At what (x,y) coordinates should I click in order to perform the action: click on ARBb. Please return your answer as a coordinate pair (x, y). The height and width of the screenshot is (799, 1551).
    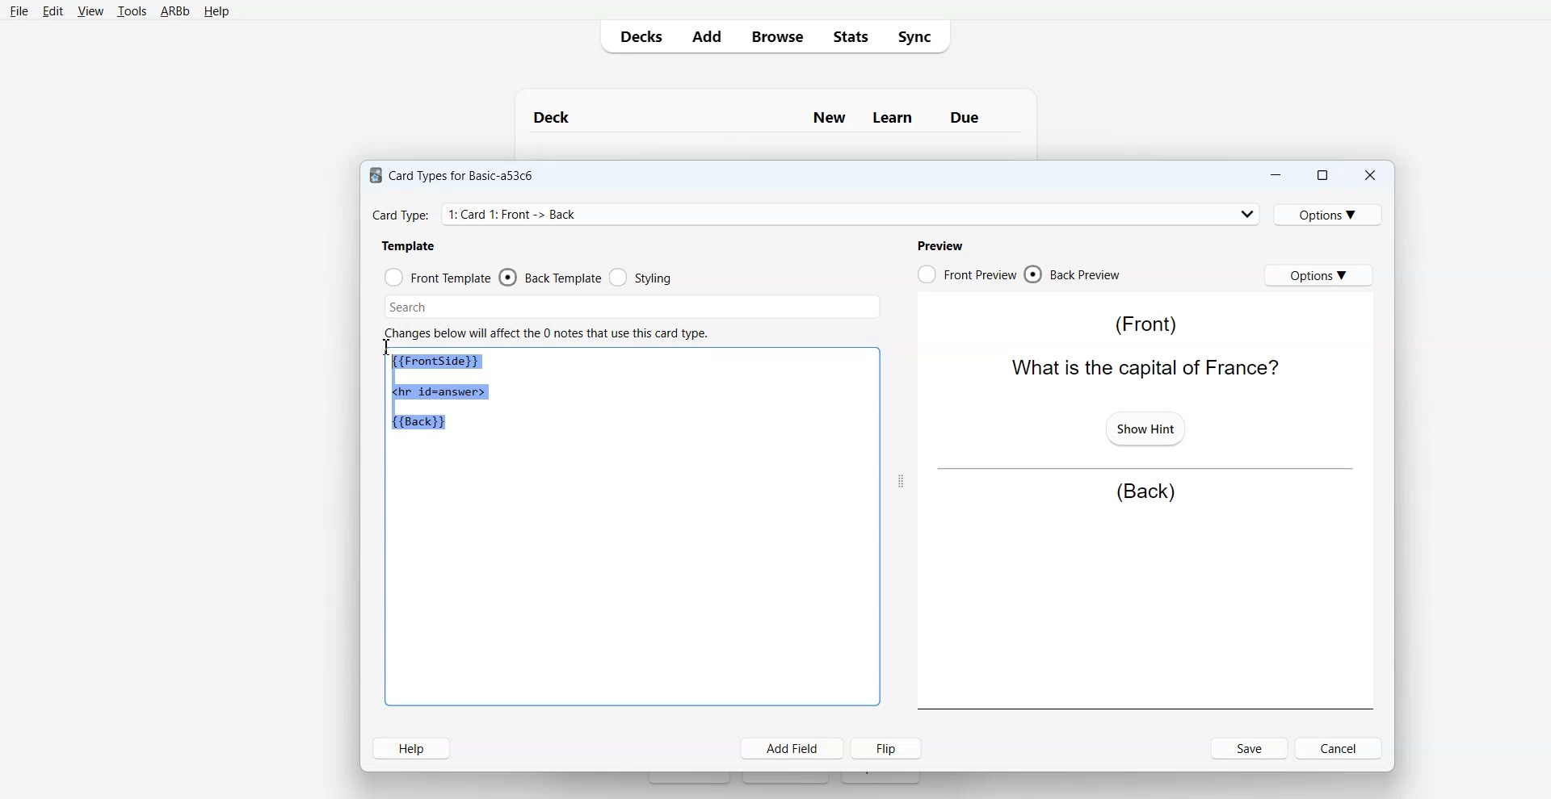
    Looking at the image, I should click on (174, 12).